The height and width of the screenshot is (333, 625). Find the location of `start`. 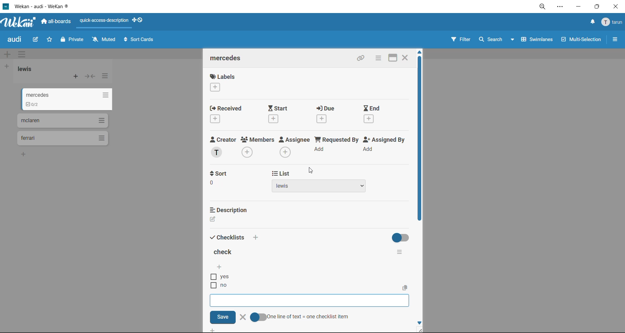

start is located at coordinates (283, 114).